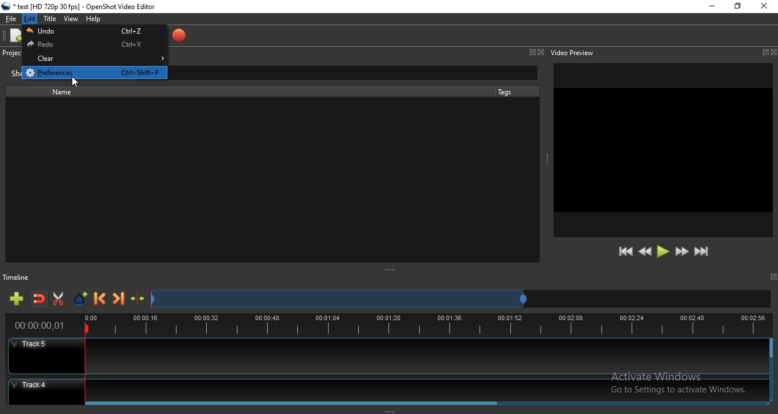 The height and width of the screenshot is (414, 778). Describe the element at coordinates (773, 52) in the screenshot. I see `close` at that location.